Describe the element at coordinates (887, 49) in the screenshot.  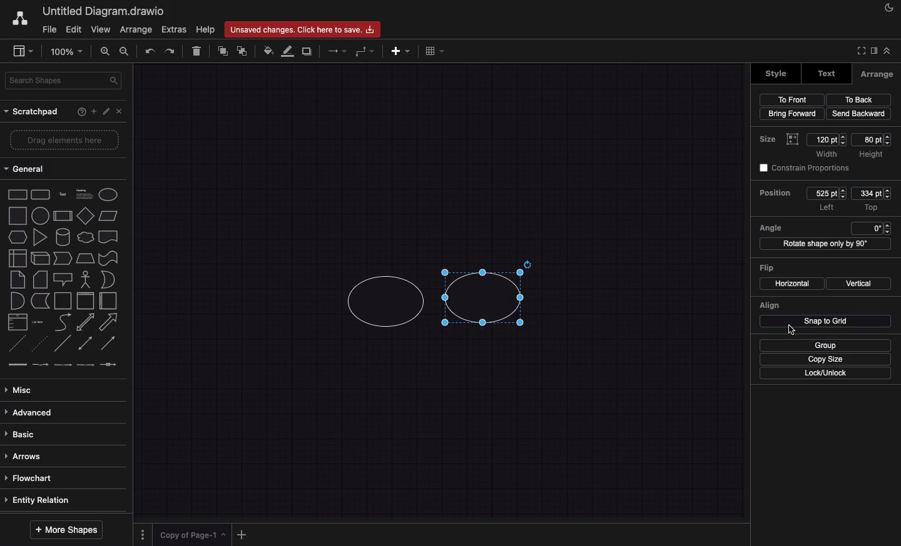
I see `collapse/expand` at that location.